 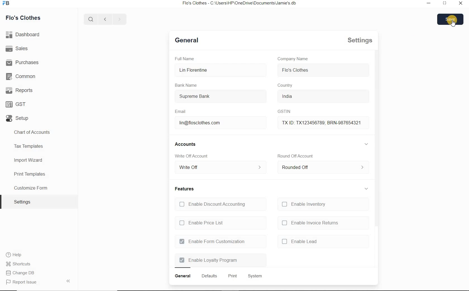 What do you see at coordinates (92, 19) in the screenshot?
I see `search` at bounding box center [92, 19].